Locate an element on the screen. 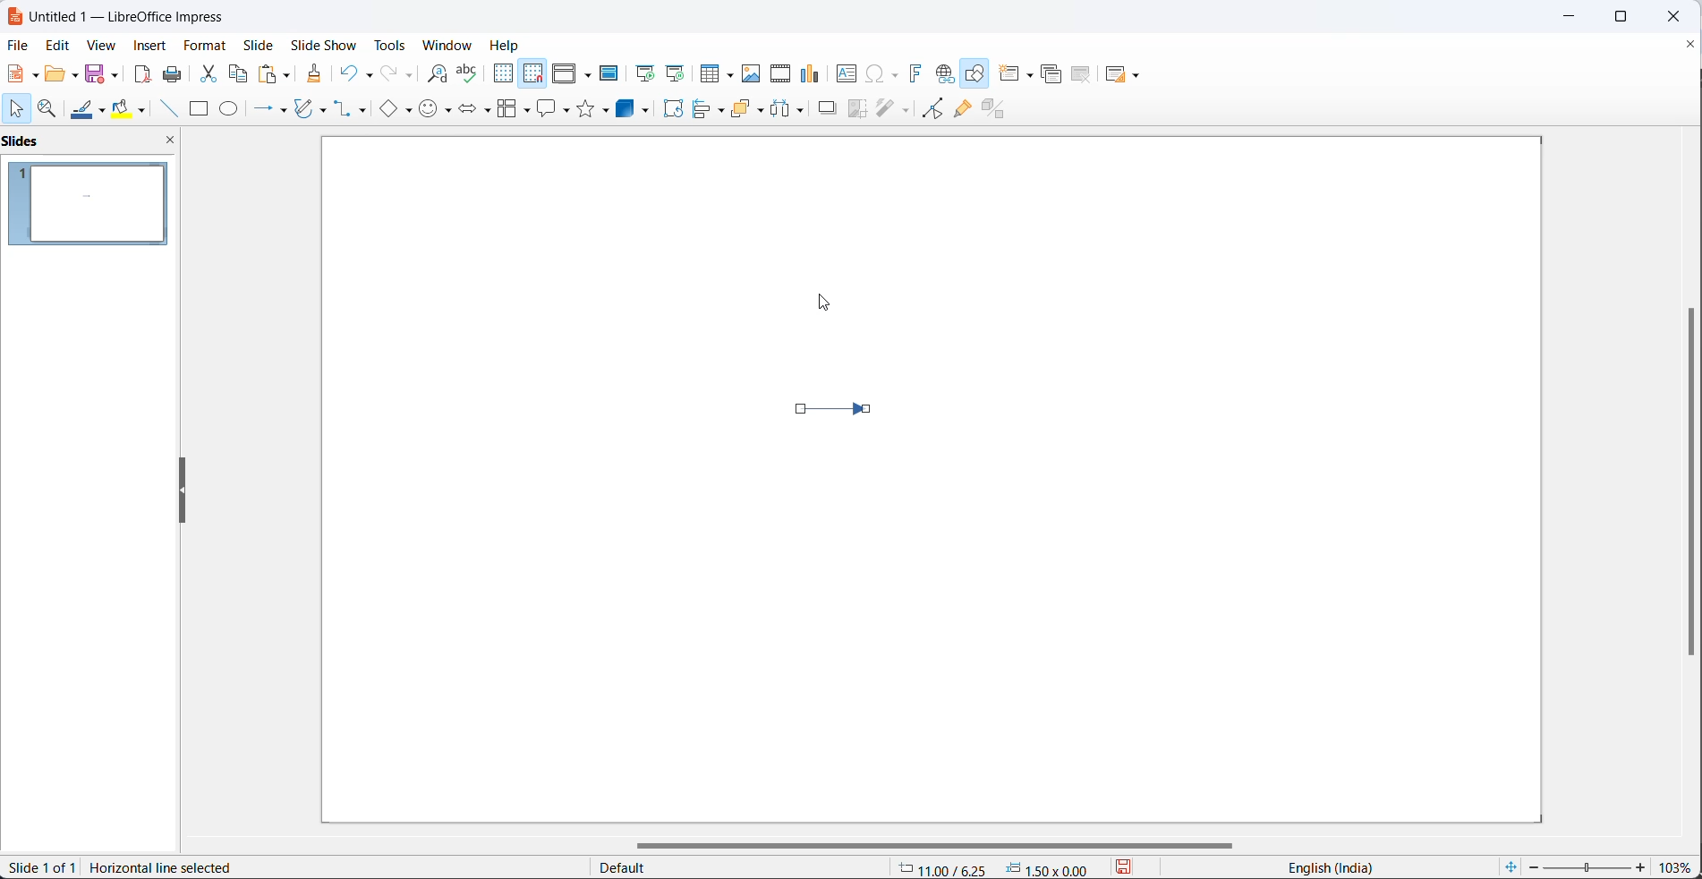  slide layout is located at coordinates (1124, 74).